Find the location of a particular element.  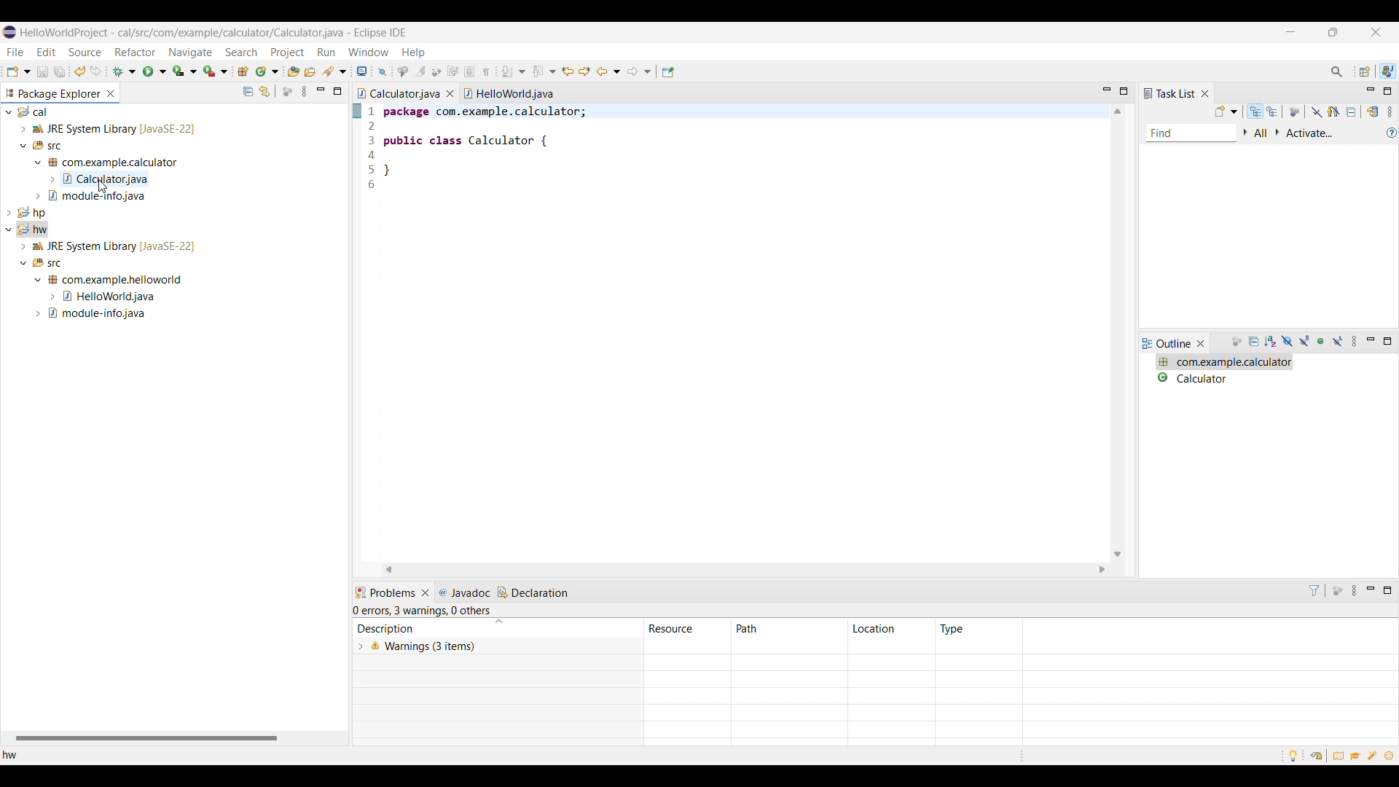

Scheduled is located at coordinates (1273, 111).